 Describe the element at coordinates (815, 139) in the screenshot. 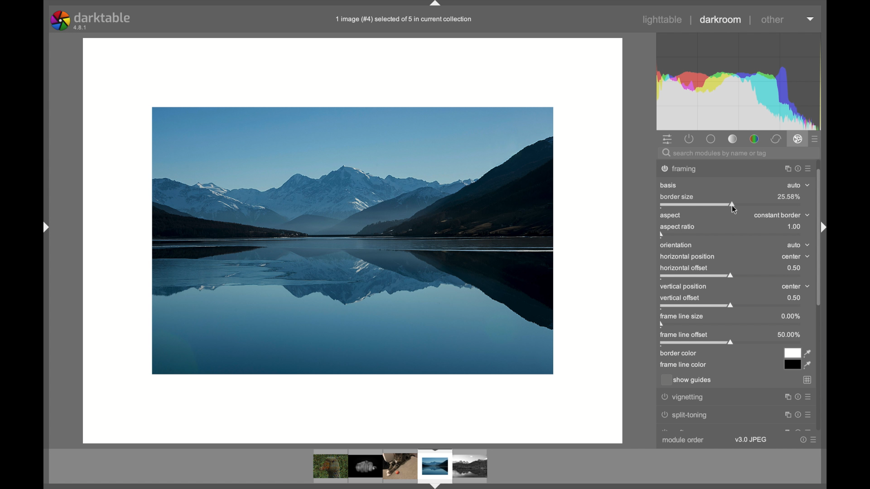

I see `show all advanced modules` at that location.